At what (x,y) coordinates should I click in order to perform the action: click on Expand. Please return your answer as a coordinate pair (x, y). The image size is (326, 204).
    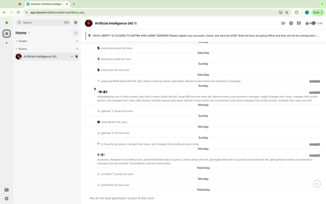
    Looking at the image, I should click on (315, 92).